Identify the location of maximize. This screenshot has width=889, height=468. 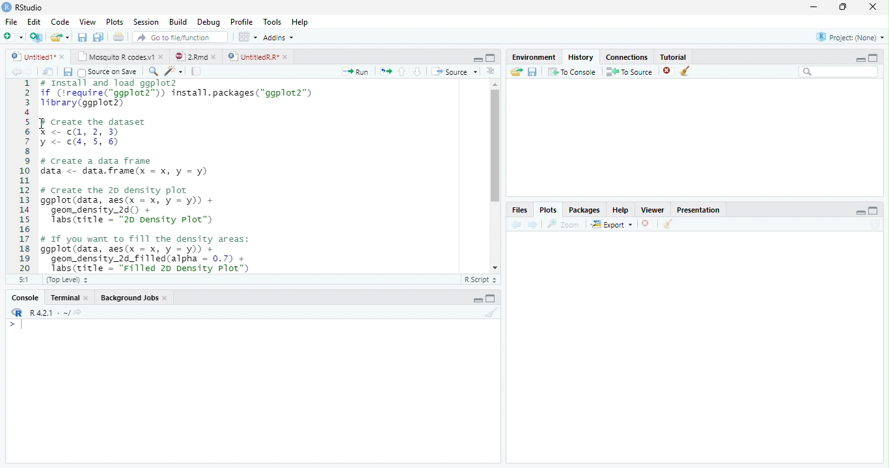
(875, 210).